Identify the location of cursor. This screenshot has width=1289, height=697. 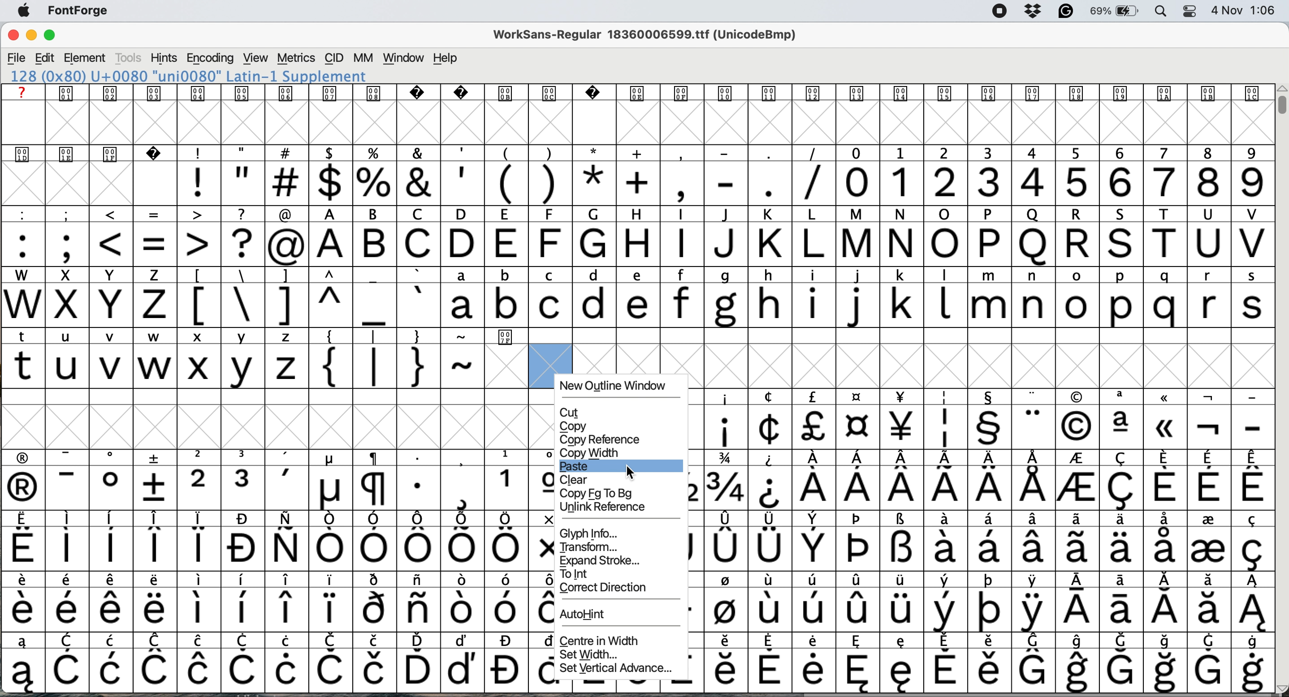
(631, 472).